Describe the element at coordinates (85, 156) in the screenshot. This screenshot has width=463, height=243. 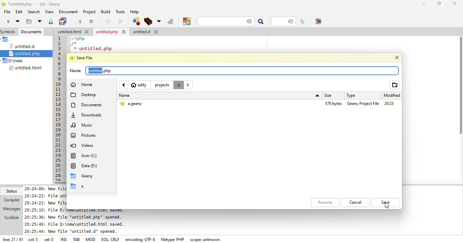
I see `acer` at that location.